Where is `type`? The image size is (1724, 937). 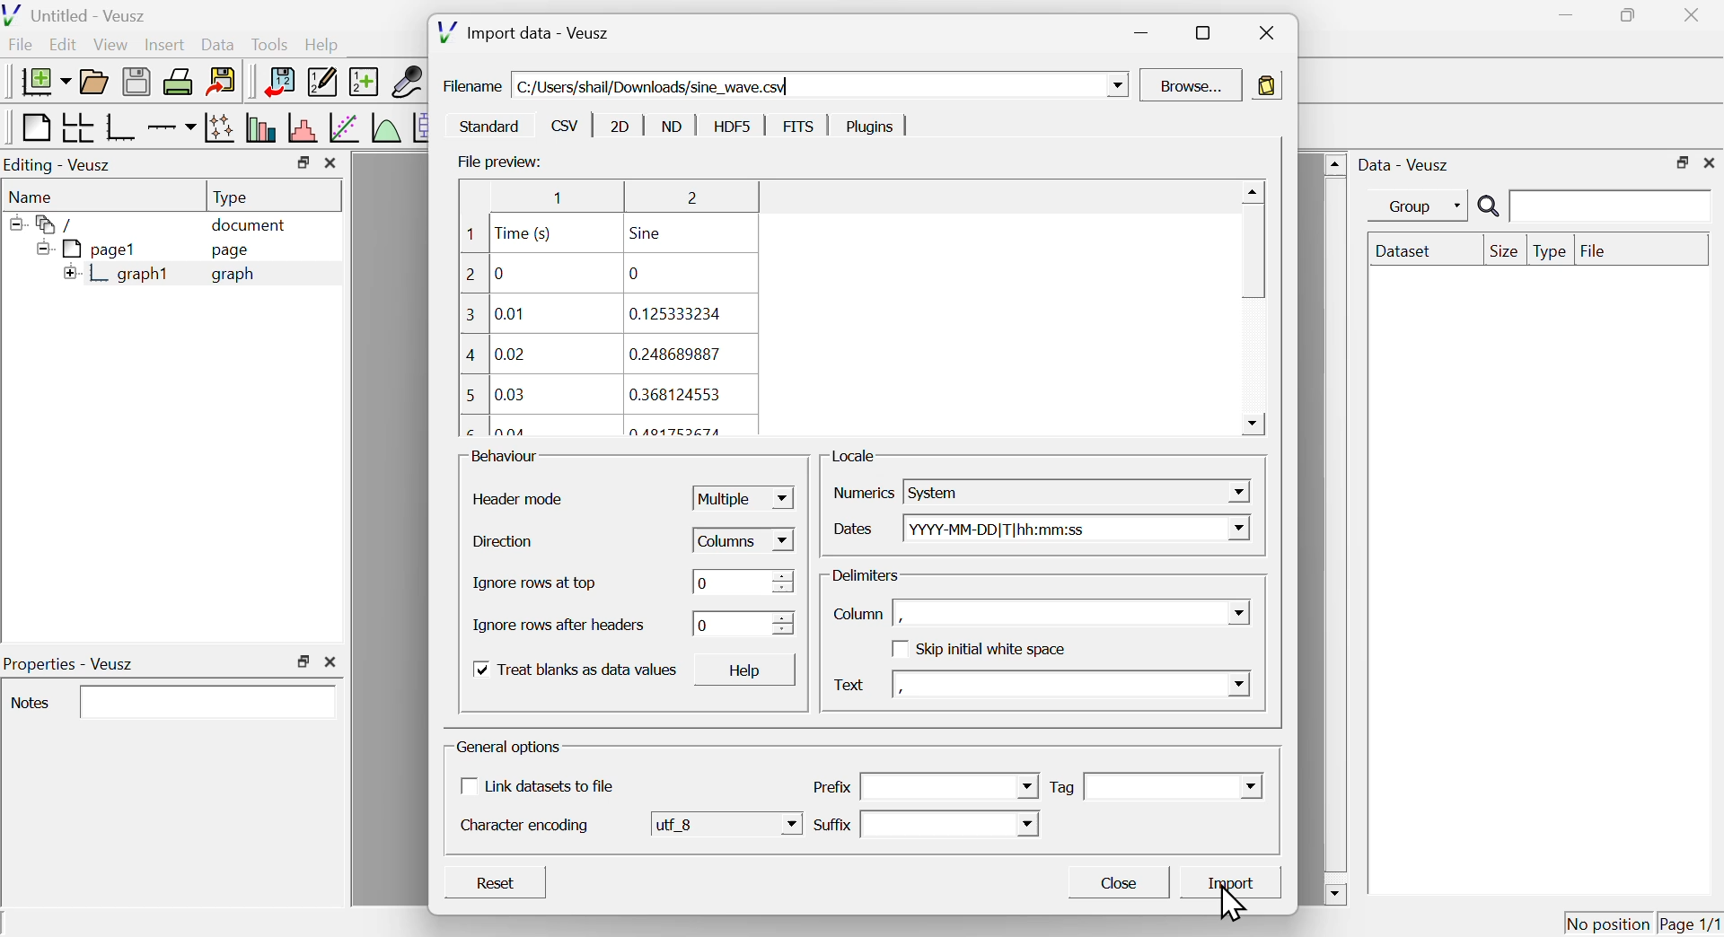
type is located at coordinates (233, 197).